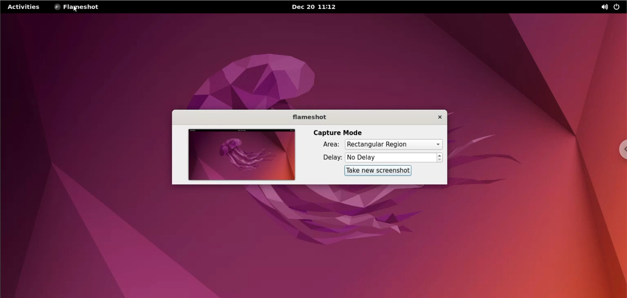 This screenshot has height=298, width=627. Describe the element at coordinates (378, 171) in the screenshot. I see `take new screenshot` at that location.